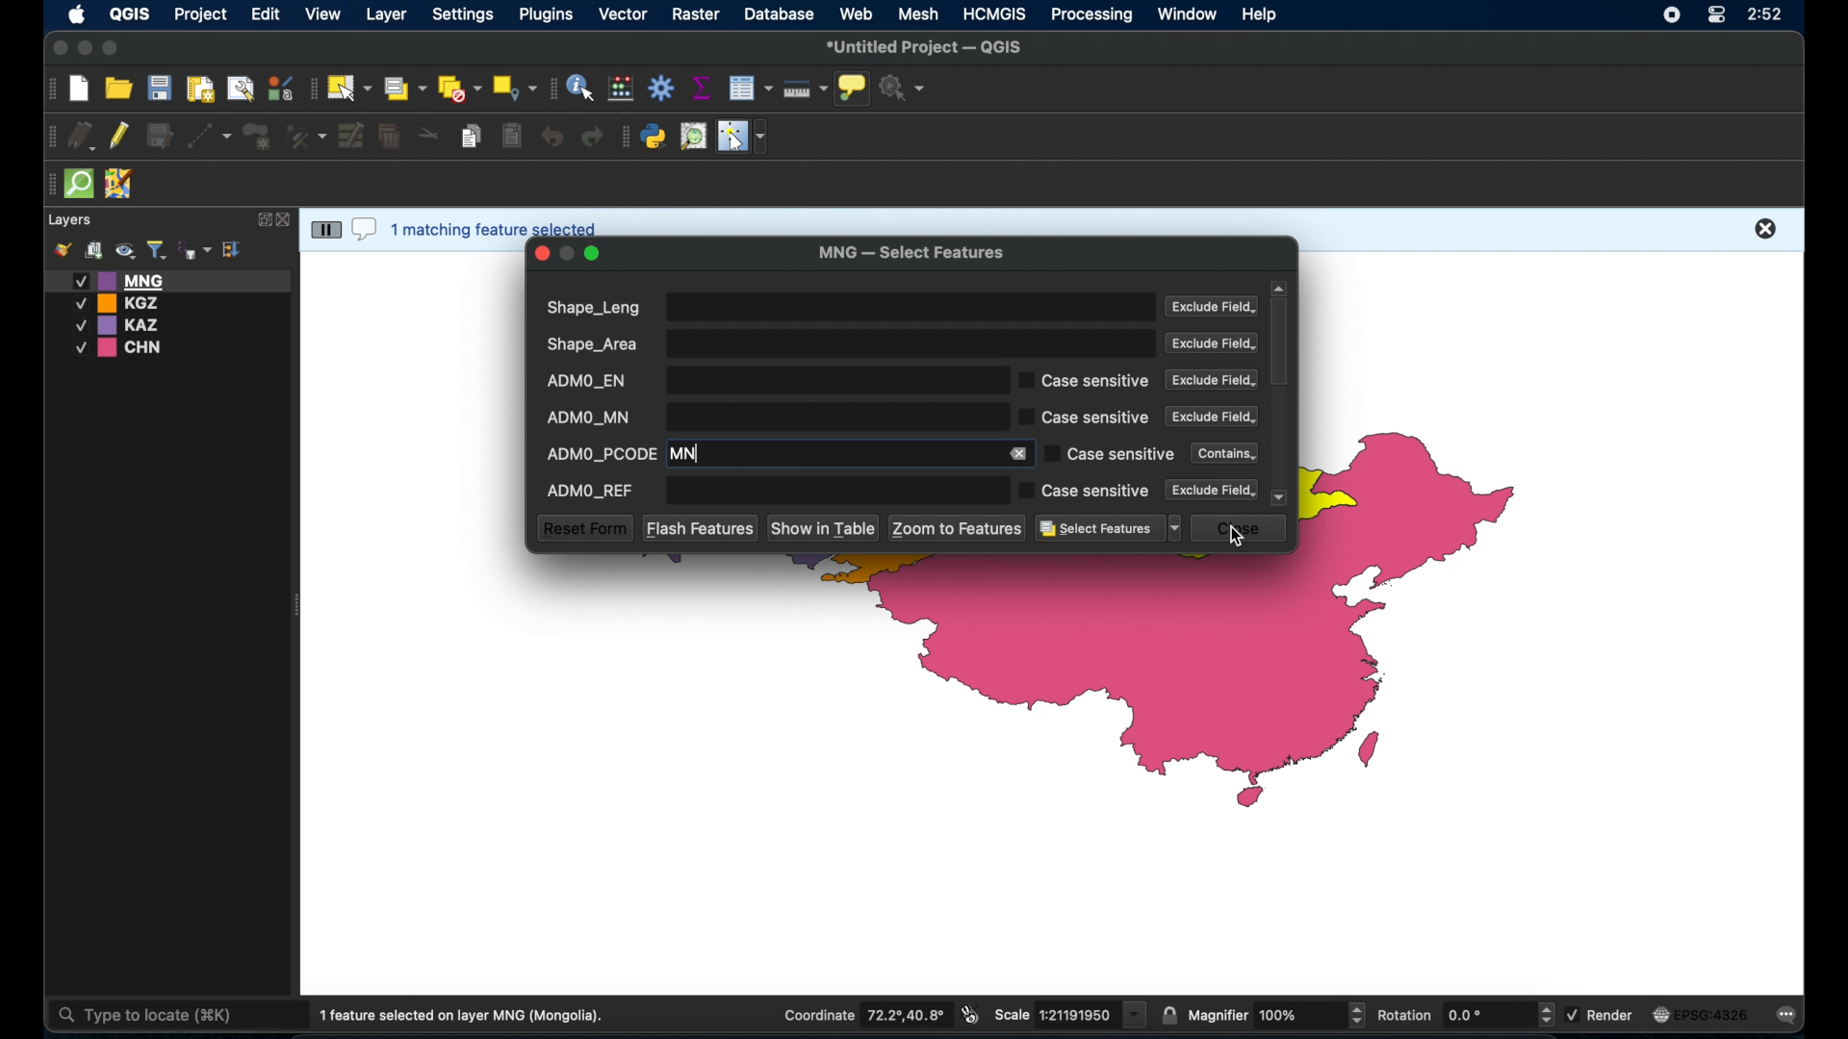 This screenshot has height=1039, width=1848. What do you see at coordinates (582, 88) in the screenshot?
I see `identify feature` at bounding box center [582, 88].